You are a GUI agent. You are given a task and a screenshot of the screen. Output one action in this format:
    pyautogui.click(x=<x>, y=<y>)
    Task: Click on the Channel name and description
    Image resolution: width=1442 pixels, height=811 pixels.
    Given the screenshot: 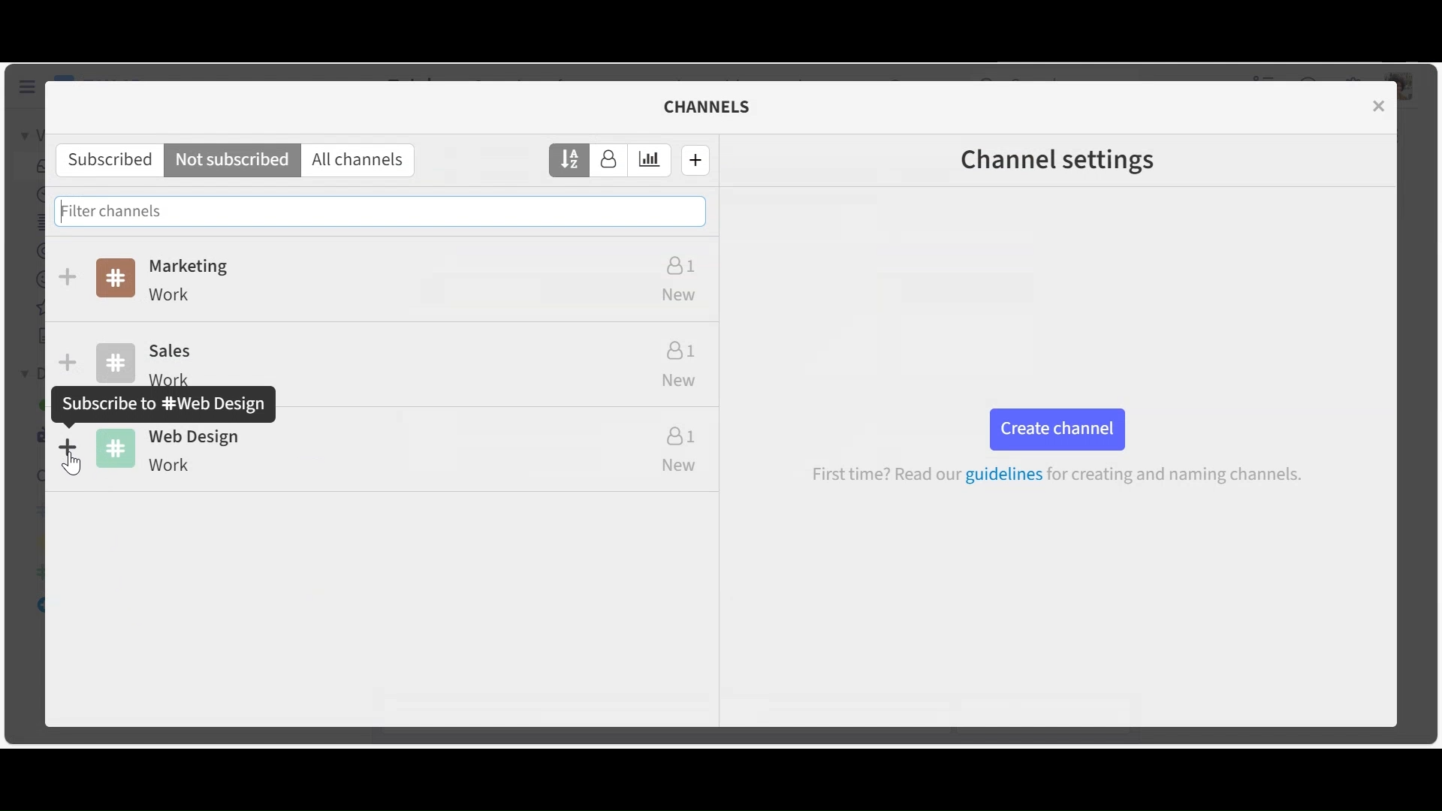 What is the action you would take?
    pyautogui.click(x=400, y=456)
    